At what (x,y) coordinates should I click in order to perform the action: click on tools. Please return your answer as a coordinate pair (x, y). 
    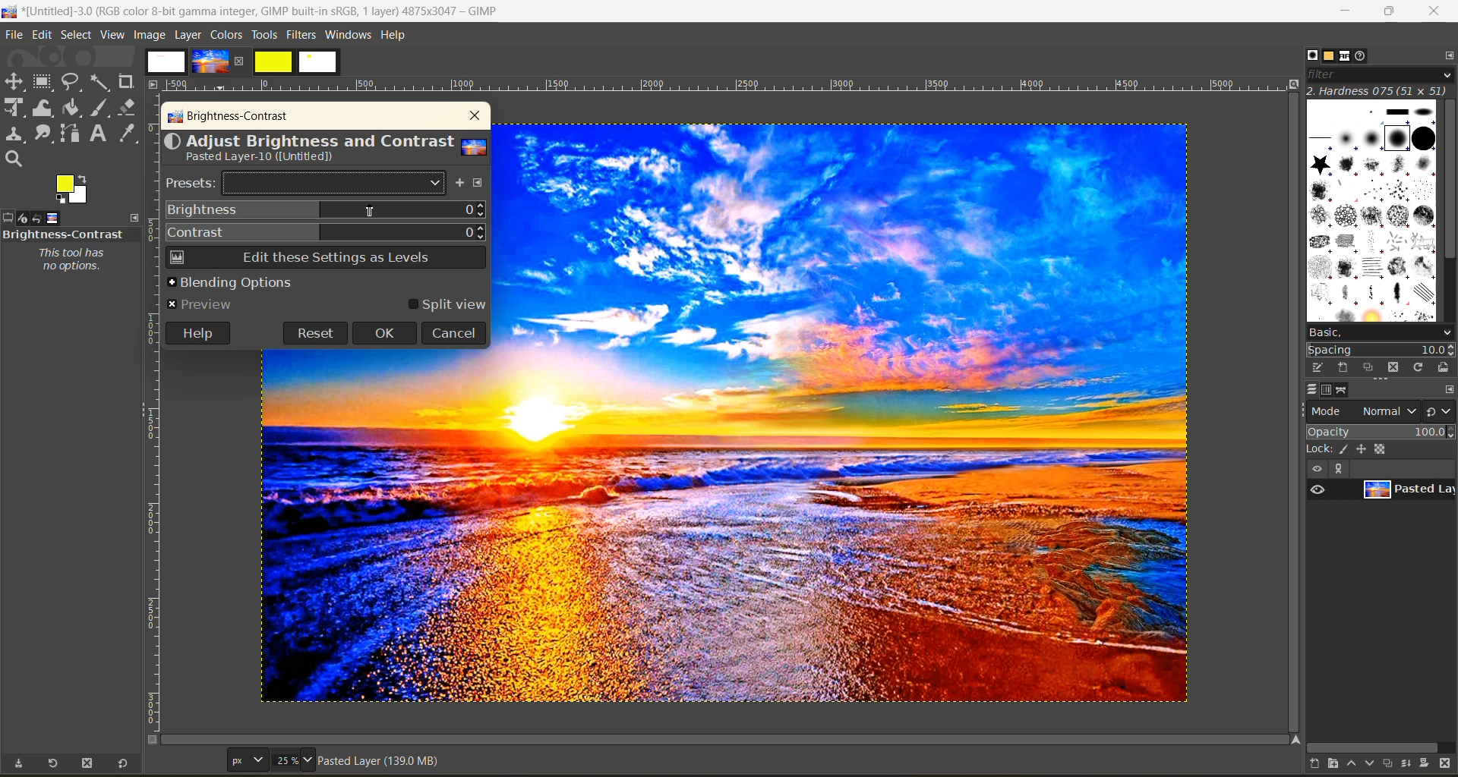
    Looking at the image, I should click on (264, 36).